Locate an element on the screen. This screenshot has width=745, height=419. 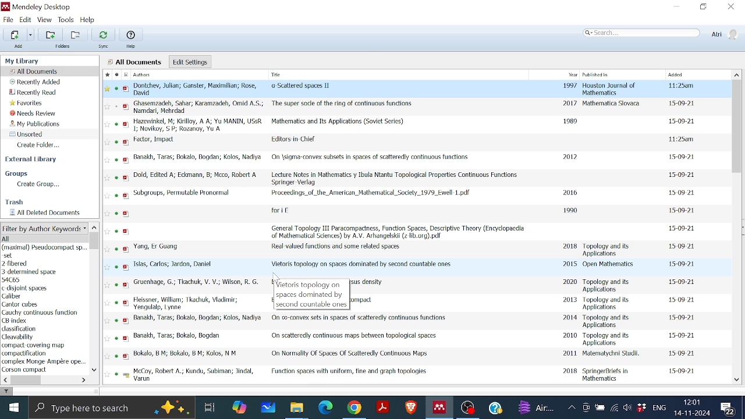
Author is located at coordinates (198, 125).